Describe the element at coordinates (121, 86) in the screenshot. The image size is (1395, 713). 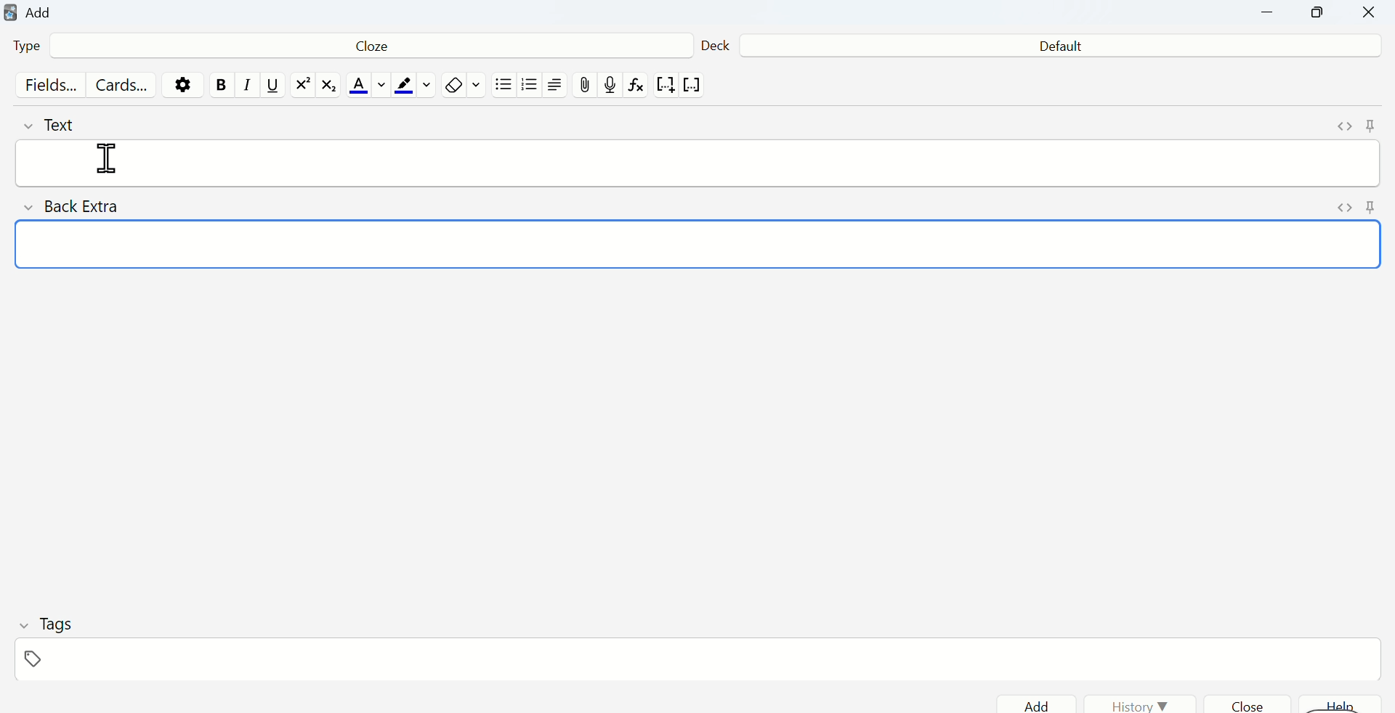
I see `Cards` at that location.